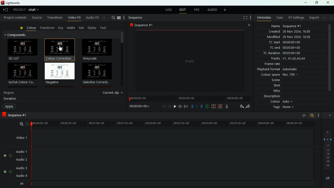  I want to click on colour, so click(283, 102).